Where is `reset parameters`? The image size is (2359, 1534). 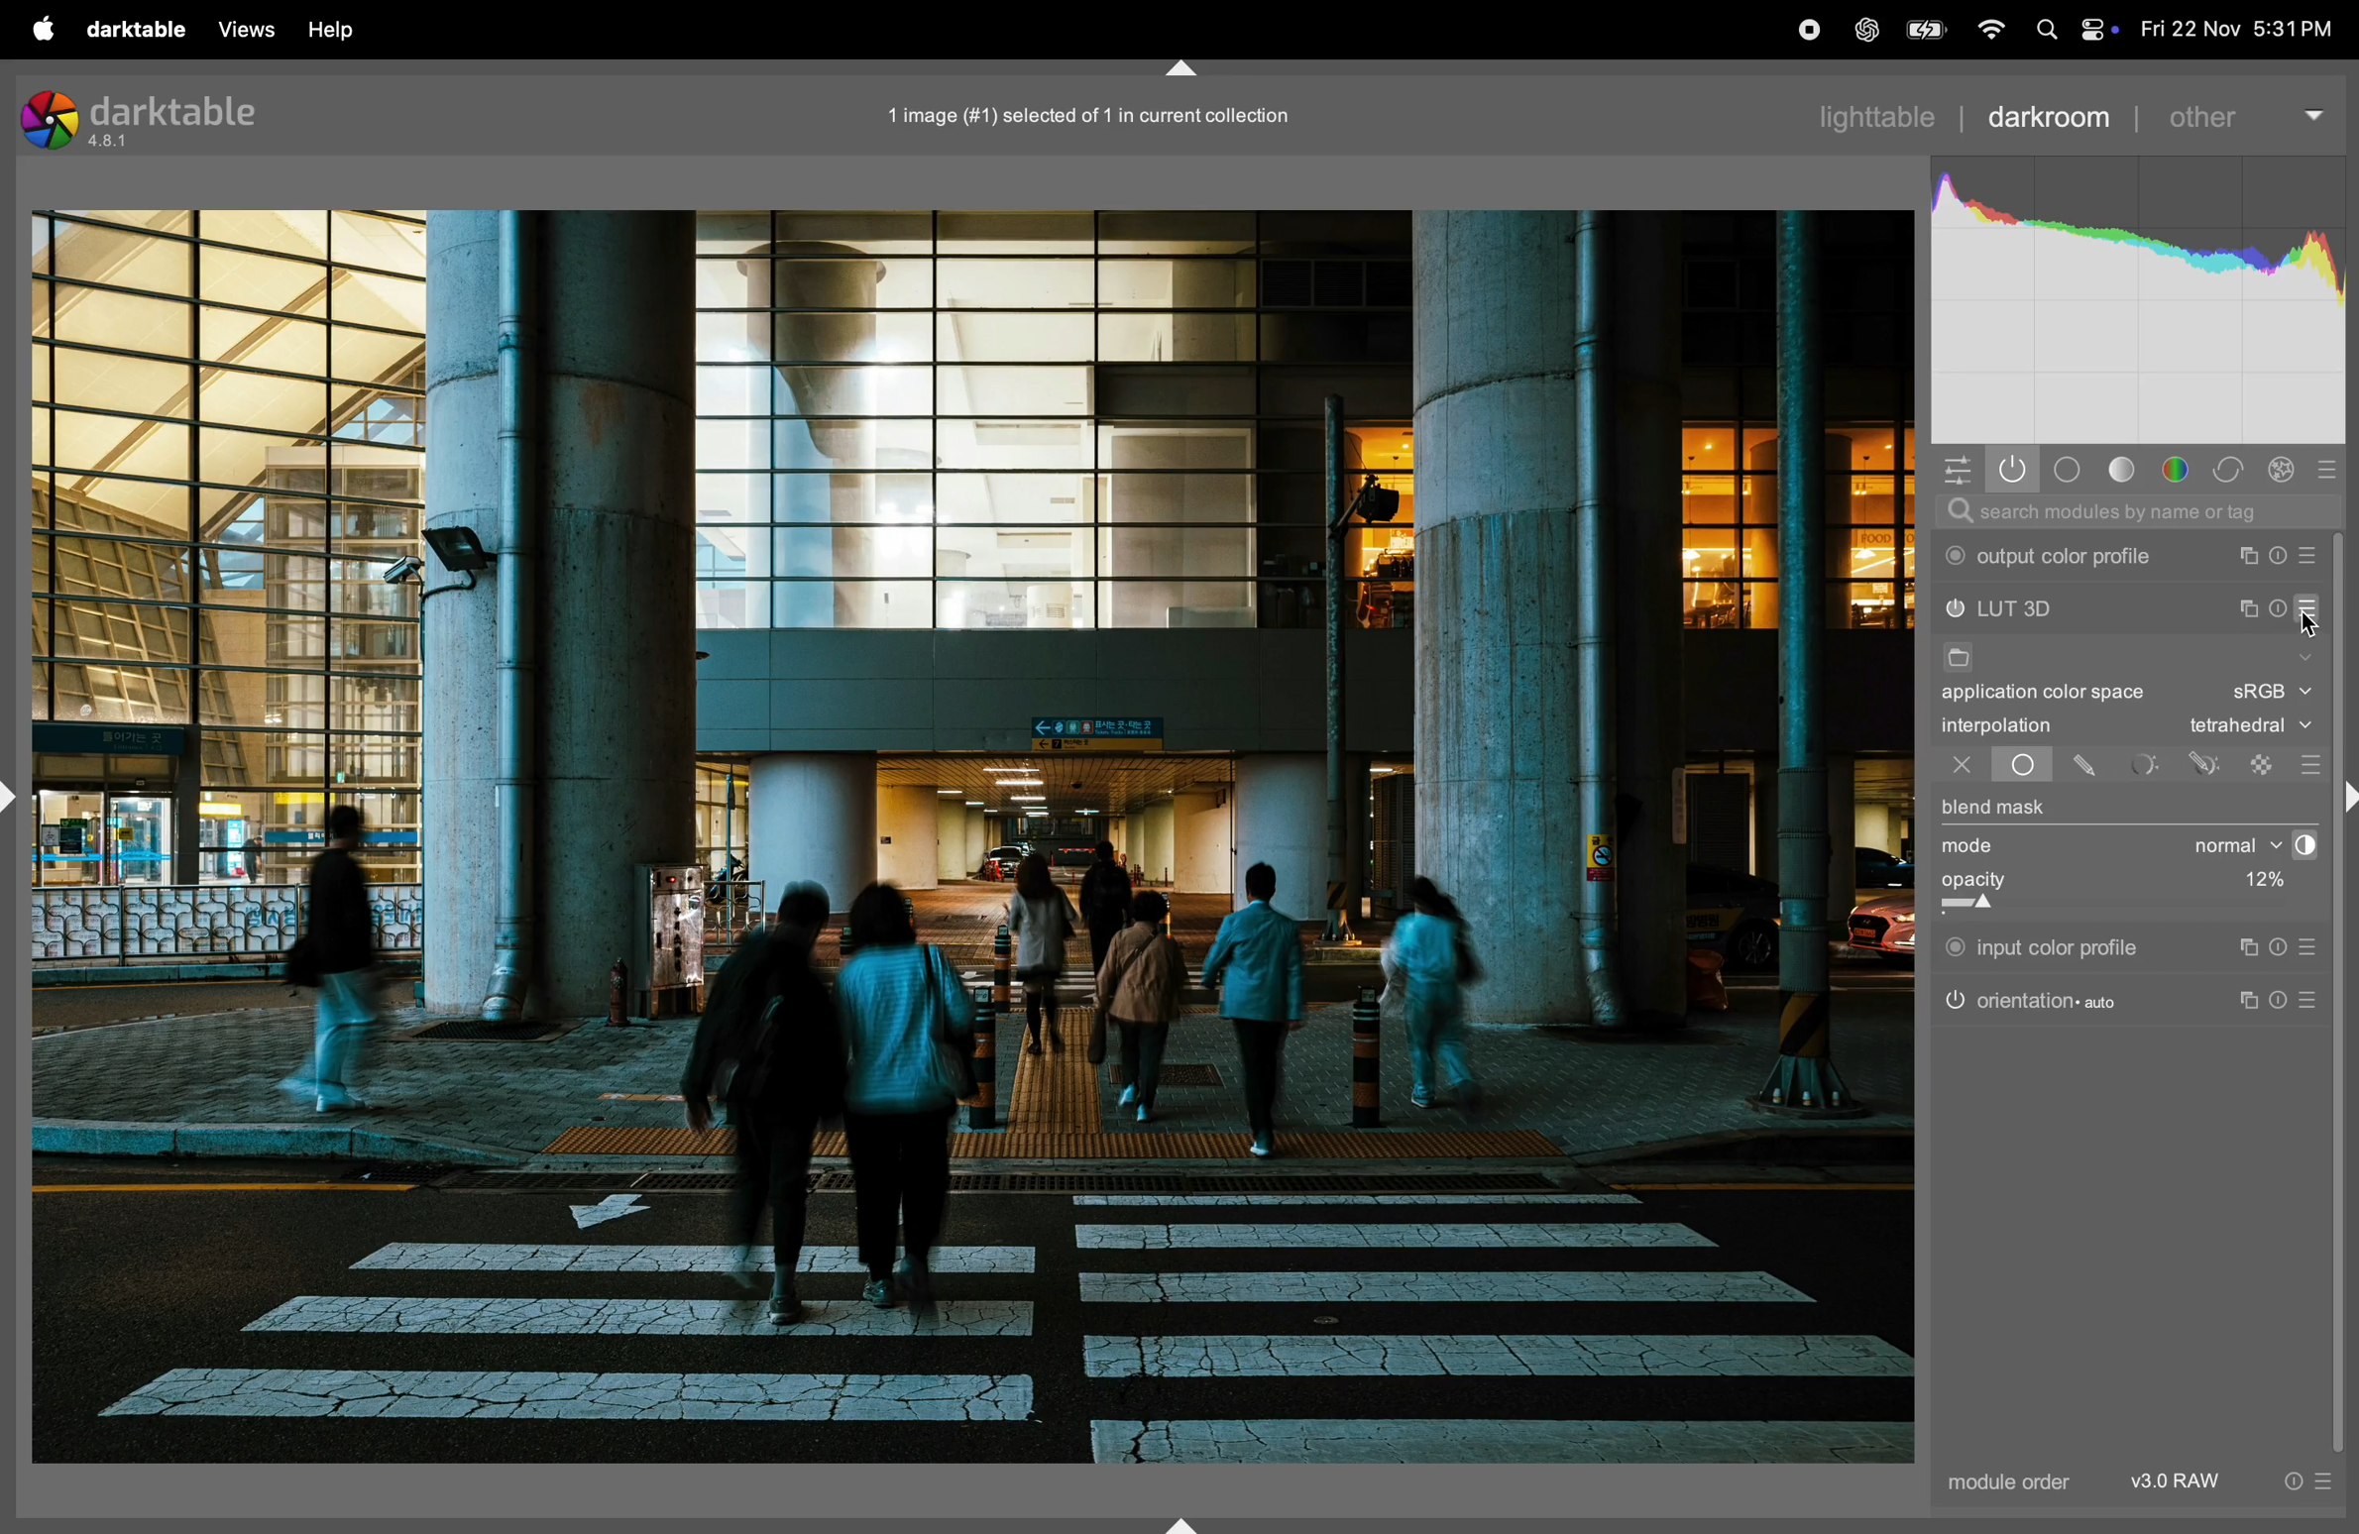 reset parameters is located at coordinates (2285, 556).